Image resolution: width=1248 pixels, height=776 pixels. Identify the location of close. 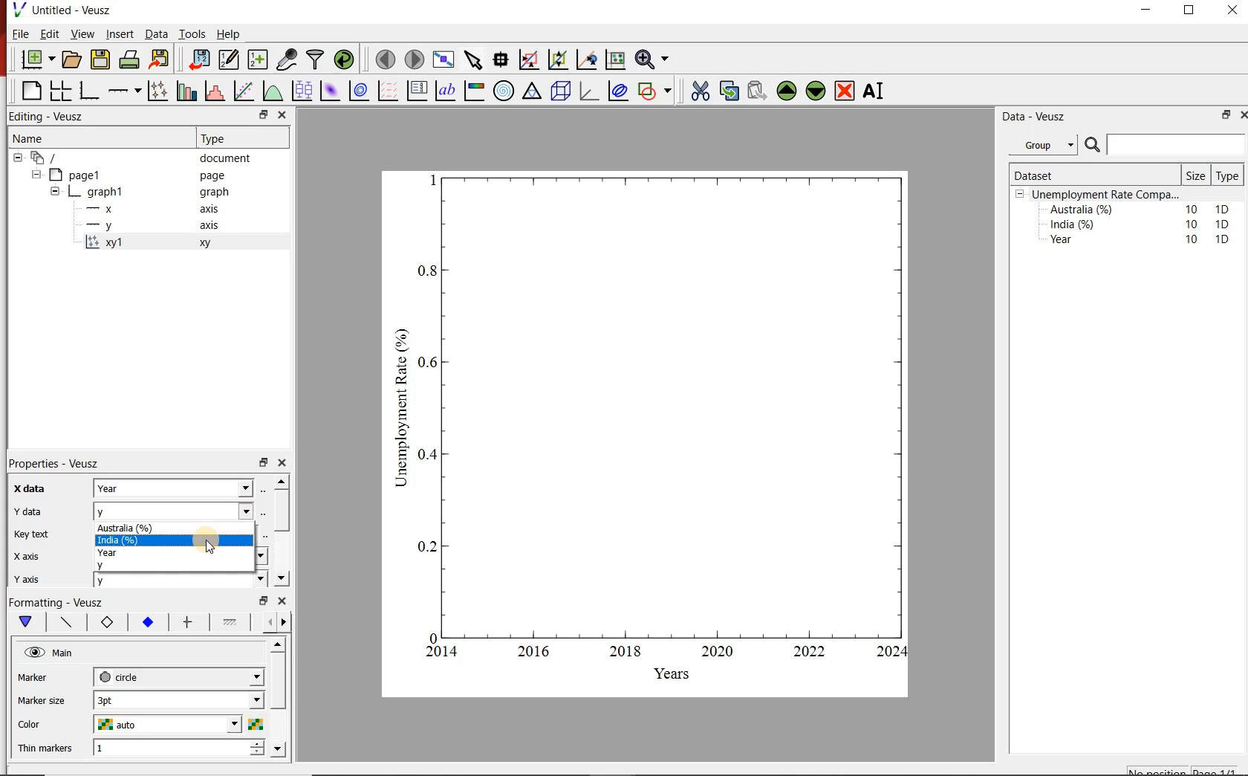
(283, 463).